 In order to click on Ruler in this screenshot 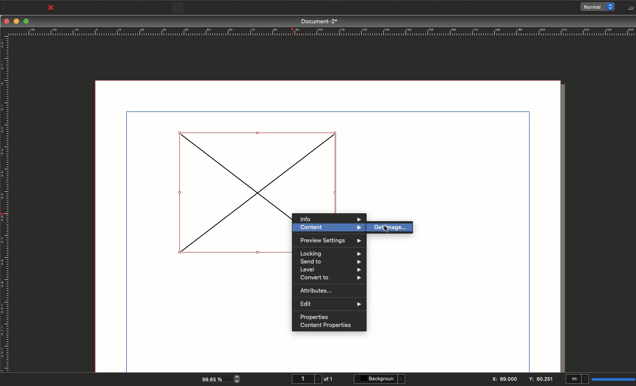, I will do `click(6, 204)`.